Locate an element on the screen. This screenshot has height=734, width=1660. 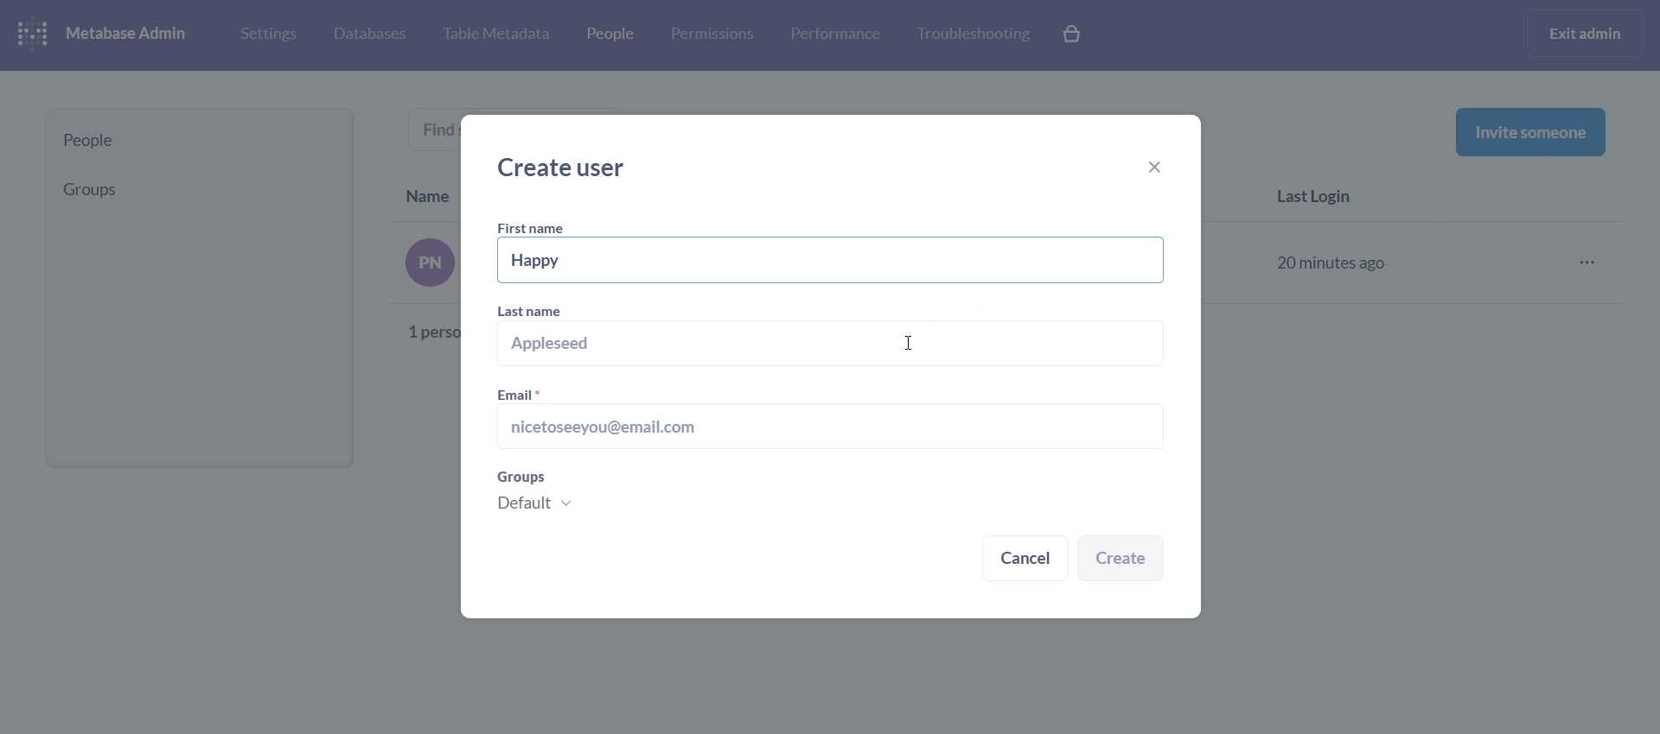
text is located at coordinates (418, 286).